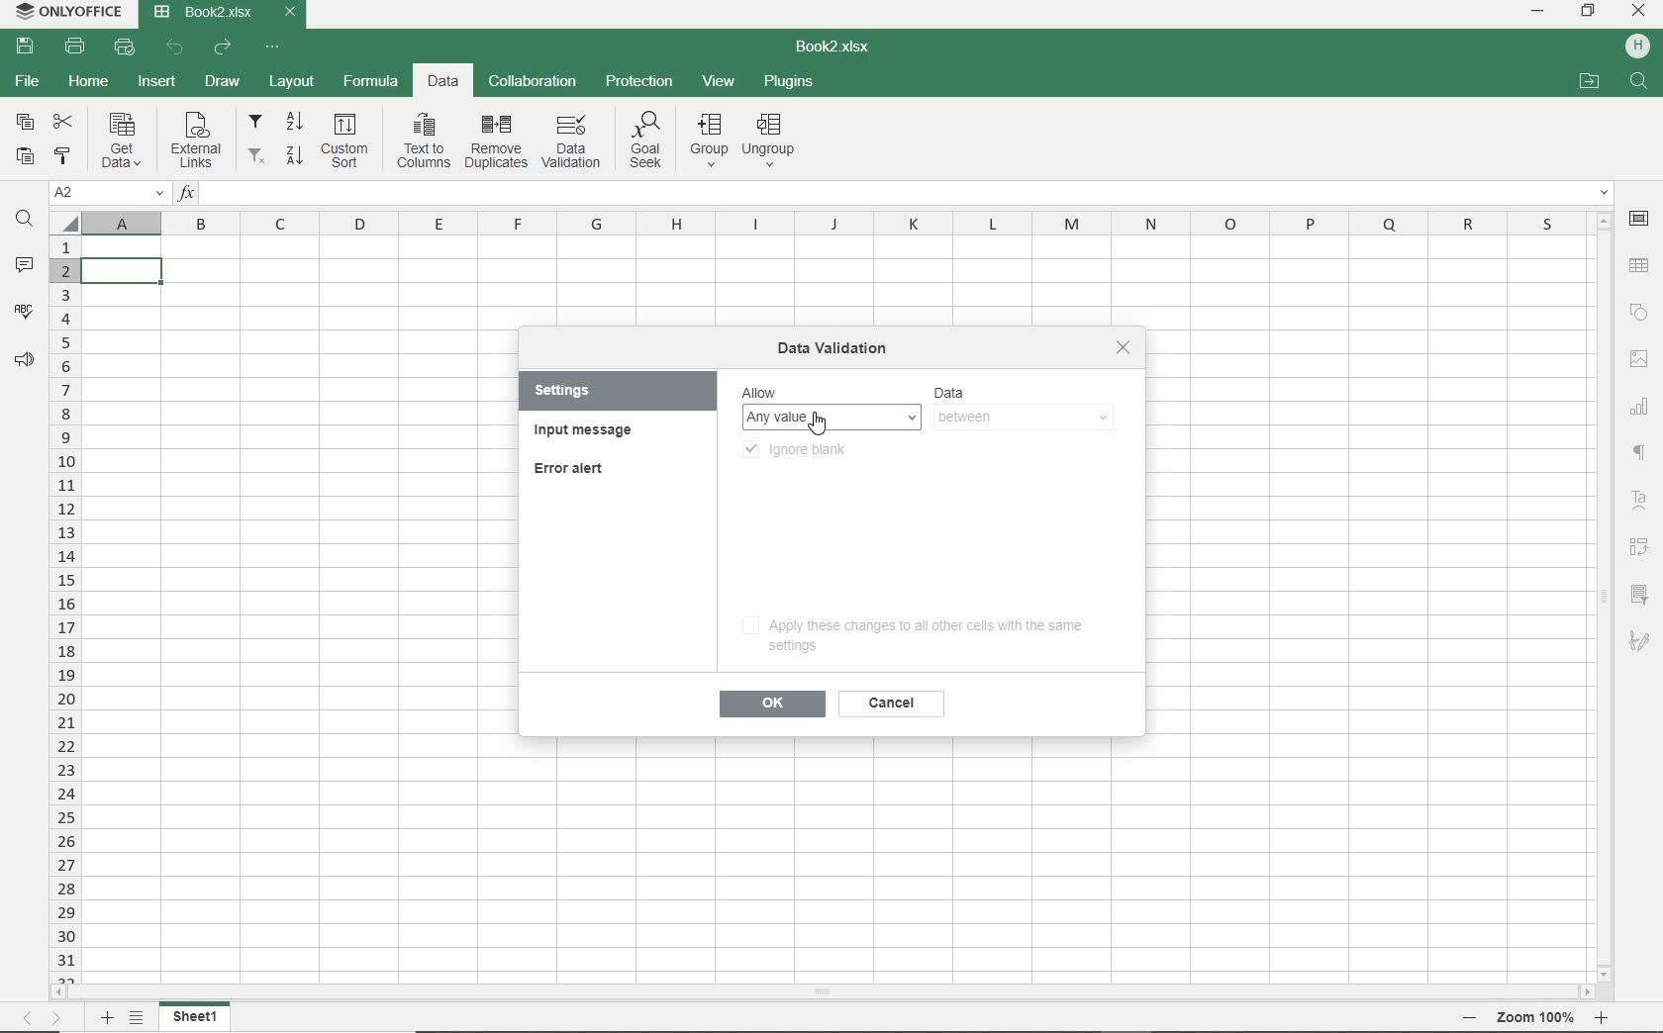 This screenshot has height=1033, width=1663. Describe the element at coordinates (223, 81) in the screenshot. I see `DRAW` at that location.